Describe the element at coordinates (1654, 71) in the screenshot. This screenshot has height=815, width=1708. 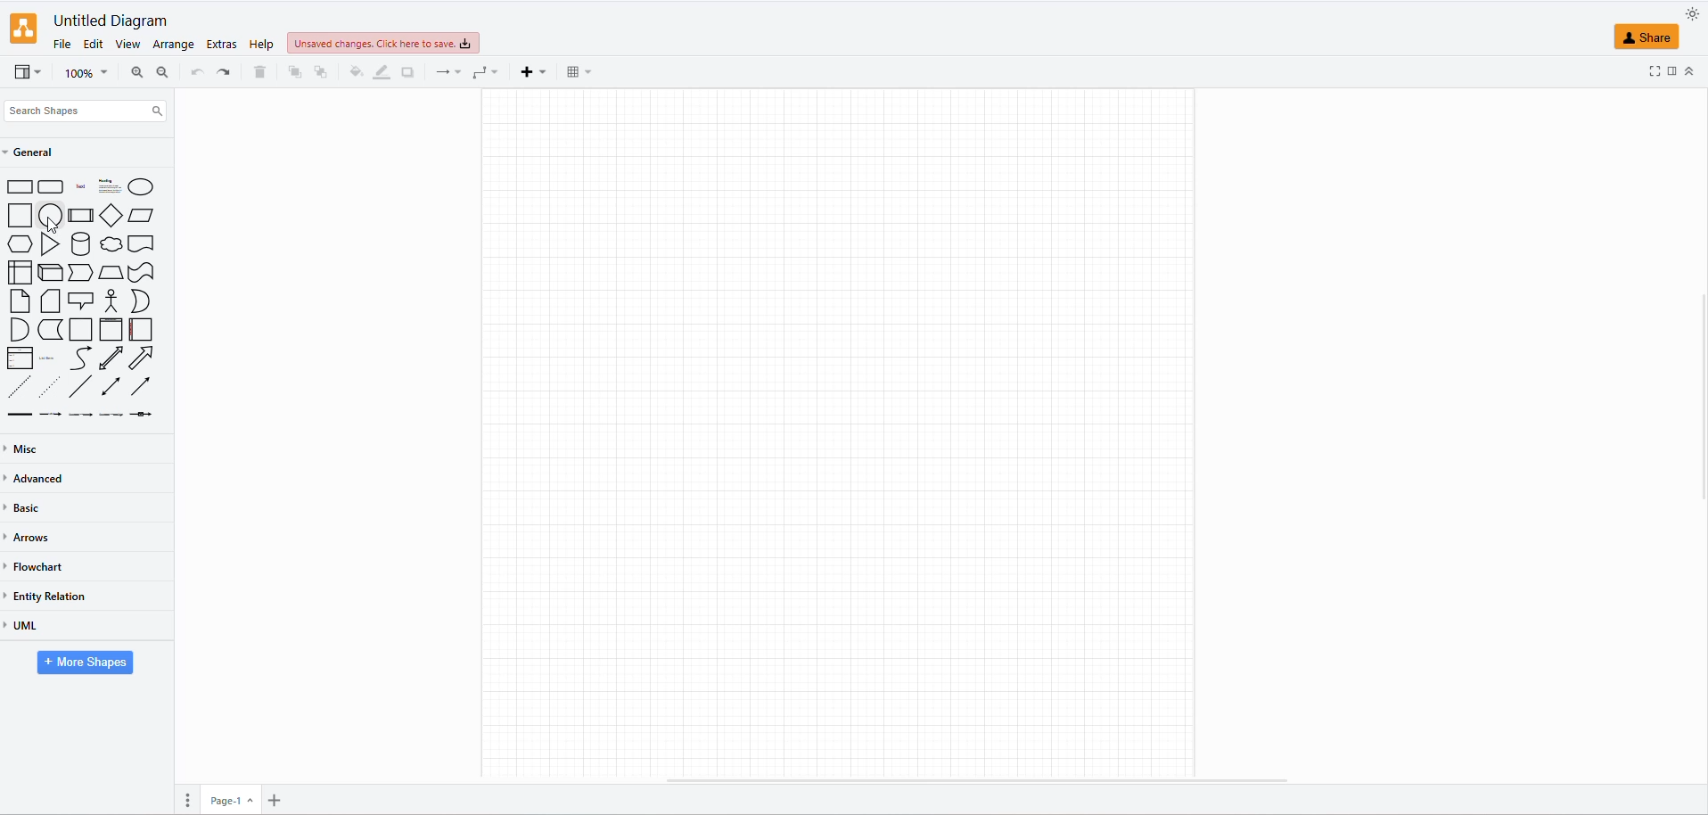
I see `FULLSCREEN` at that location.